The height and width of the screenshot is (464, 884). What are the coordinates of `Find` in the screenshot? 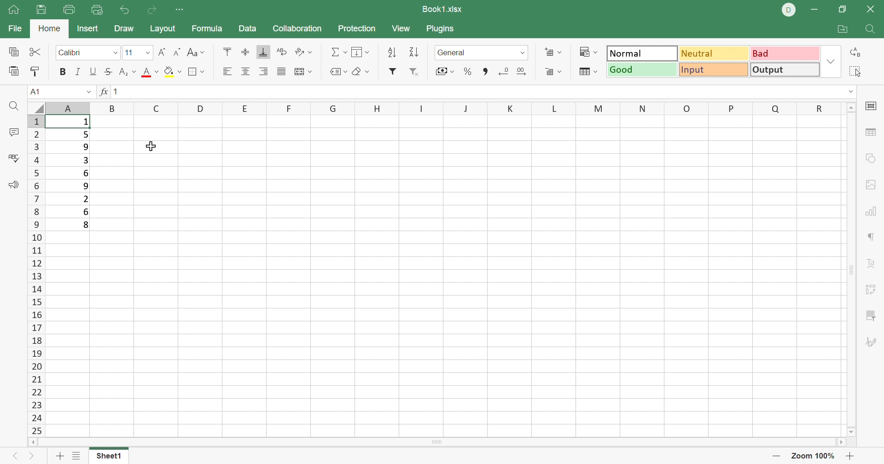 It's located at (14, 107).